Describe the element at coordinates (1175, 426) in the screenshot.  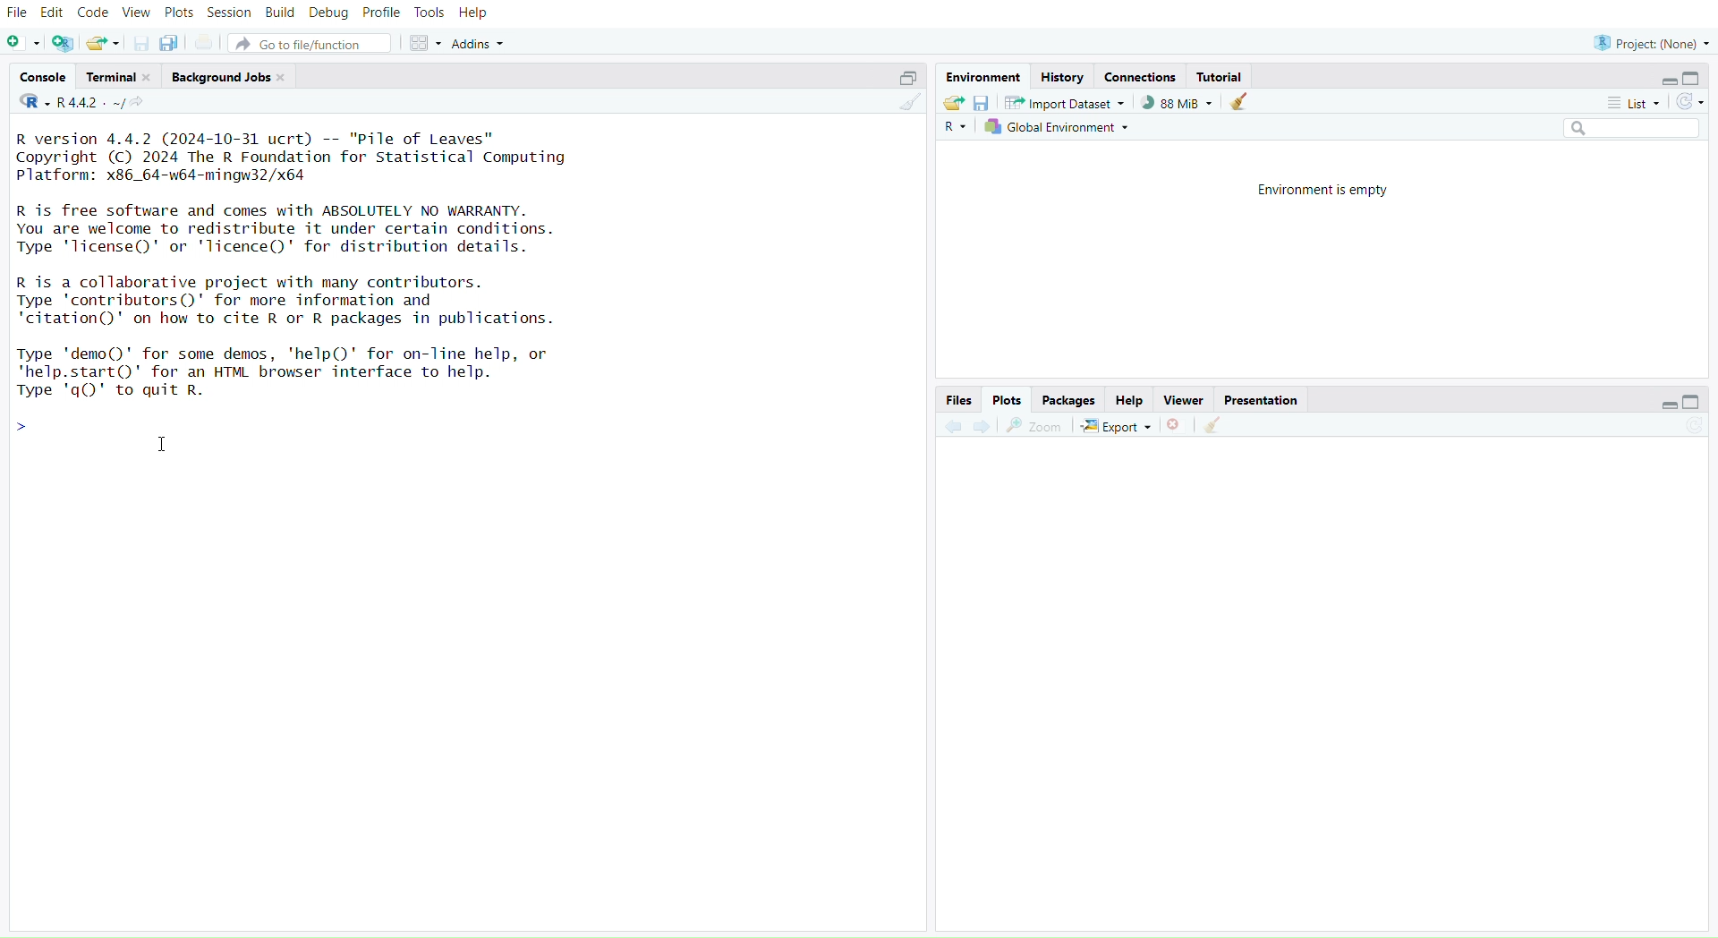
I see `remove current plot` at that location.